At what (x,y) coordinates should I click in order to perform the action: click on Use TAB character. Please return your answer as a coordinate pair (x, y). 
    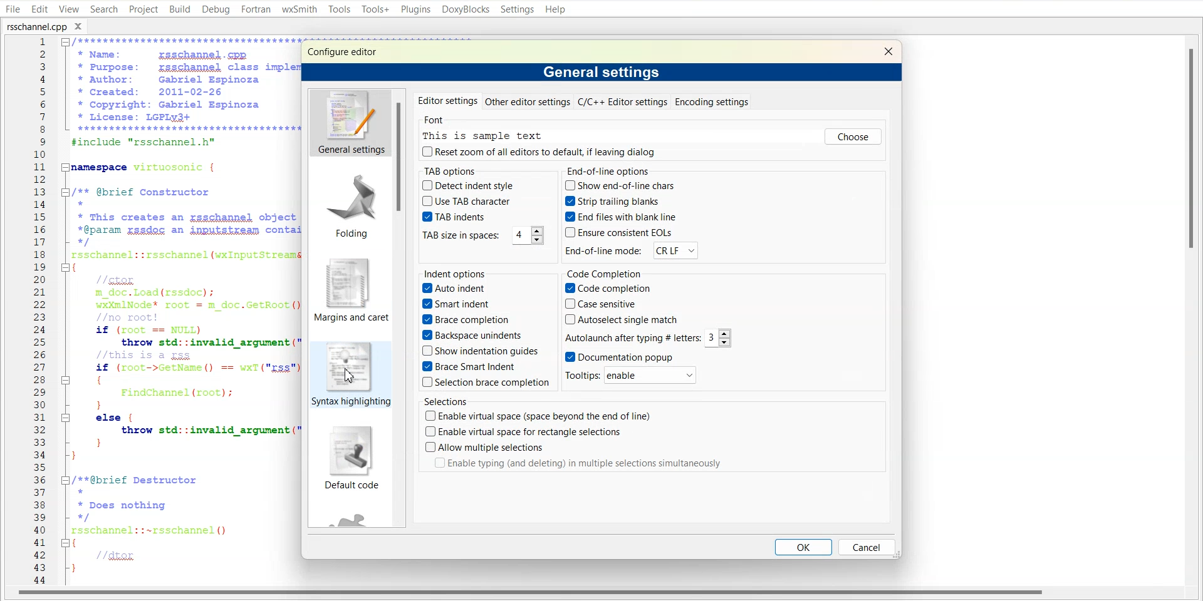
    Looking at the image, I should click on (472, 201).